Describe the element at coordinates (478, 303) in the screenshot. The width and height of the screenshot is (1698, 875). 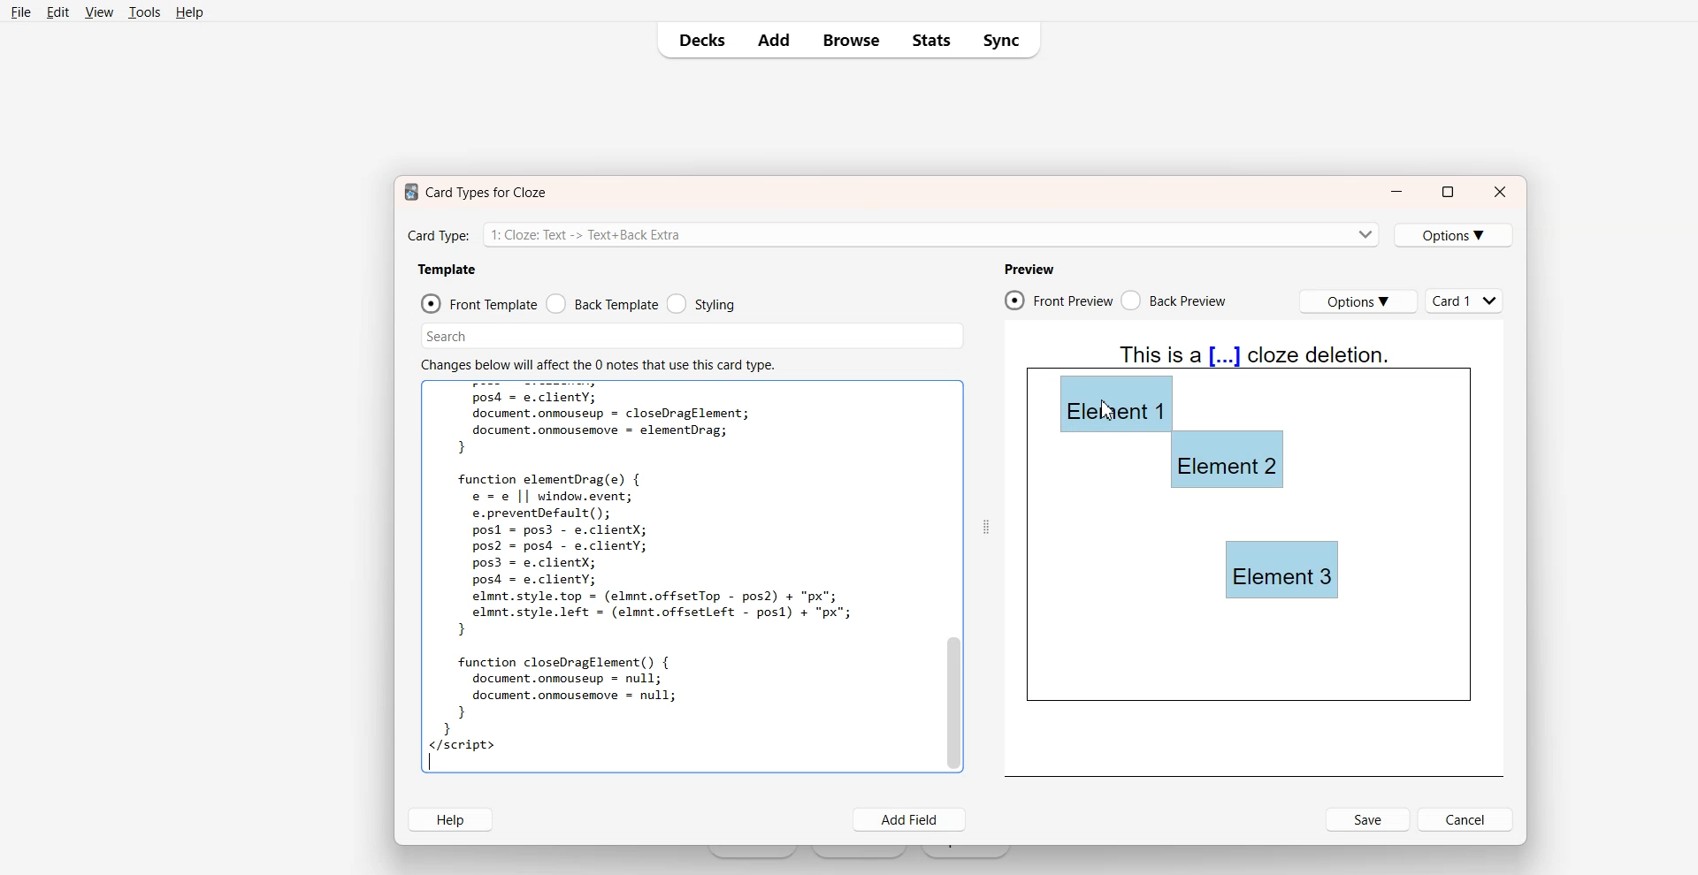
I see `Front Template` at that location.